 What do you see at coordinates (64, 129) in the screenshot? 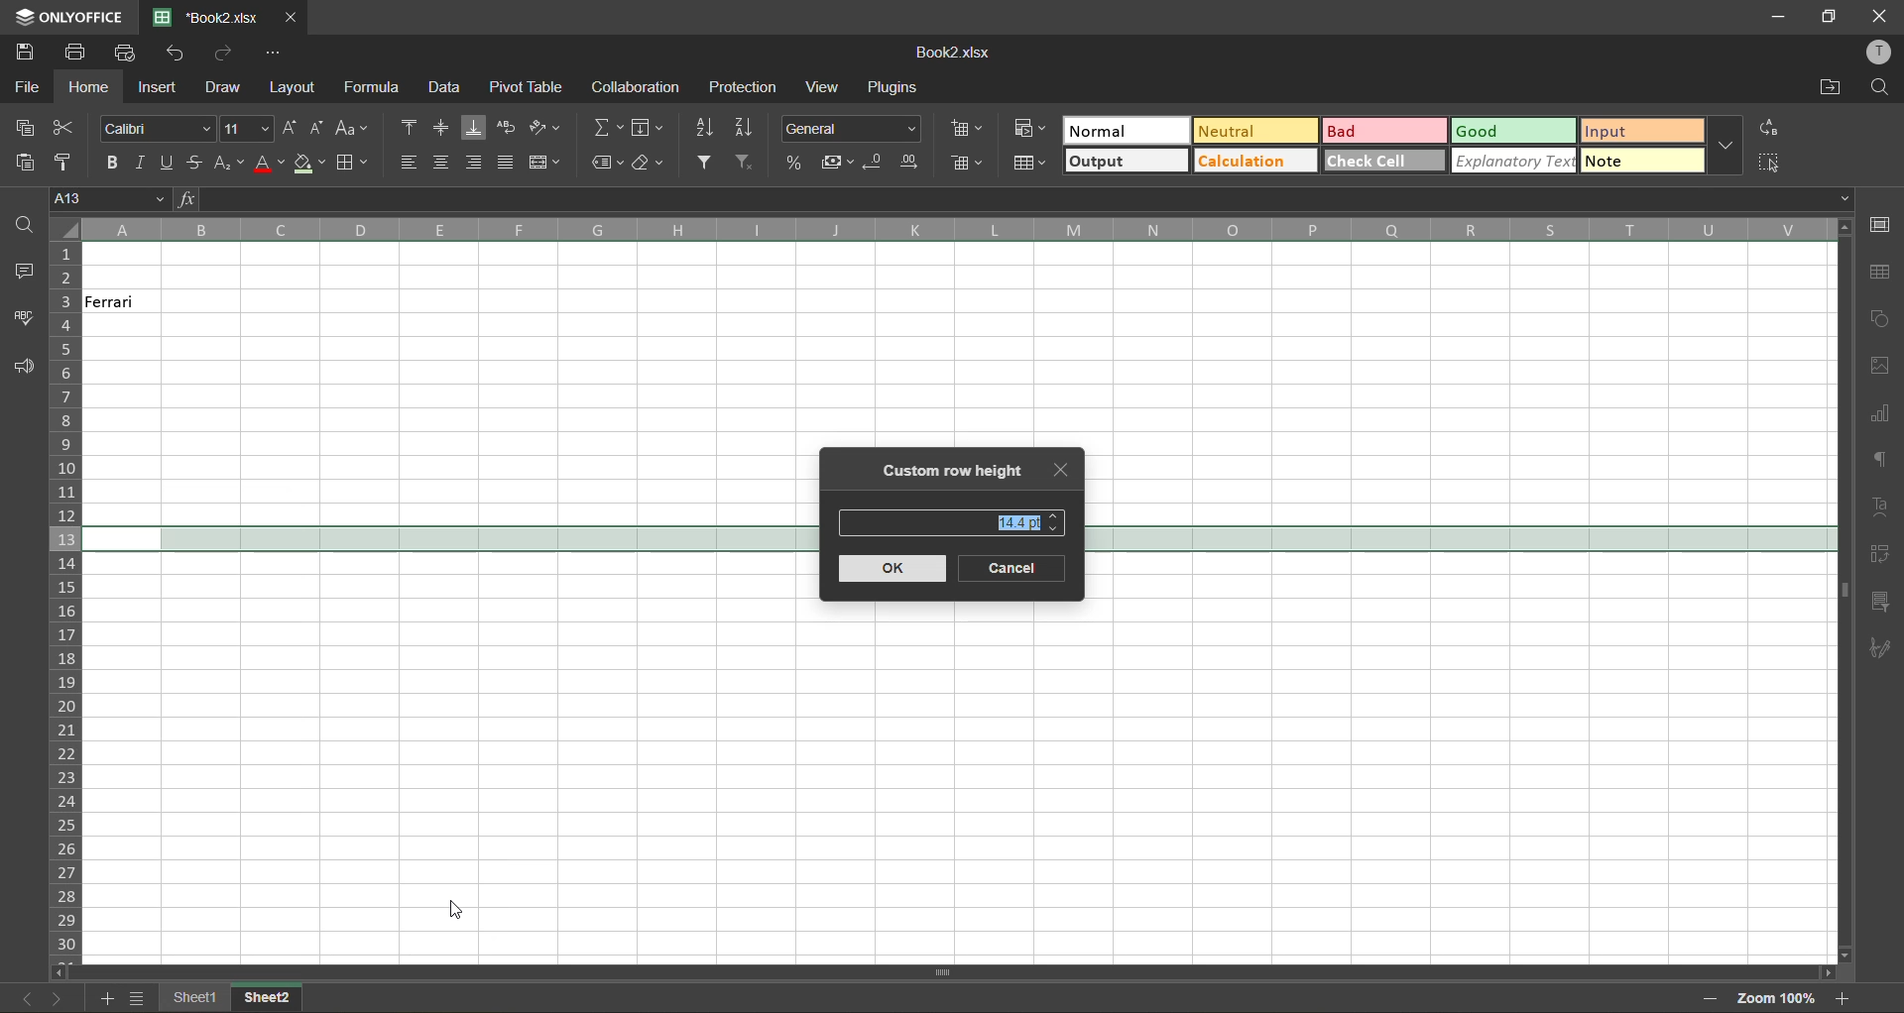
I see `cut` at bounding box center [64, 129].